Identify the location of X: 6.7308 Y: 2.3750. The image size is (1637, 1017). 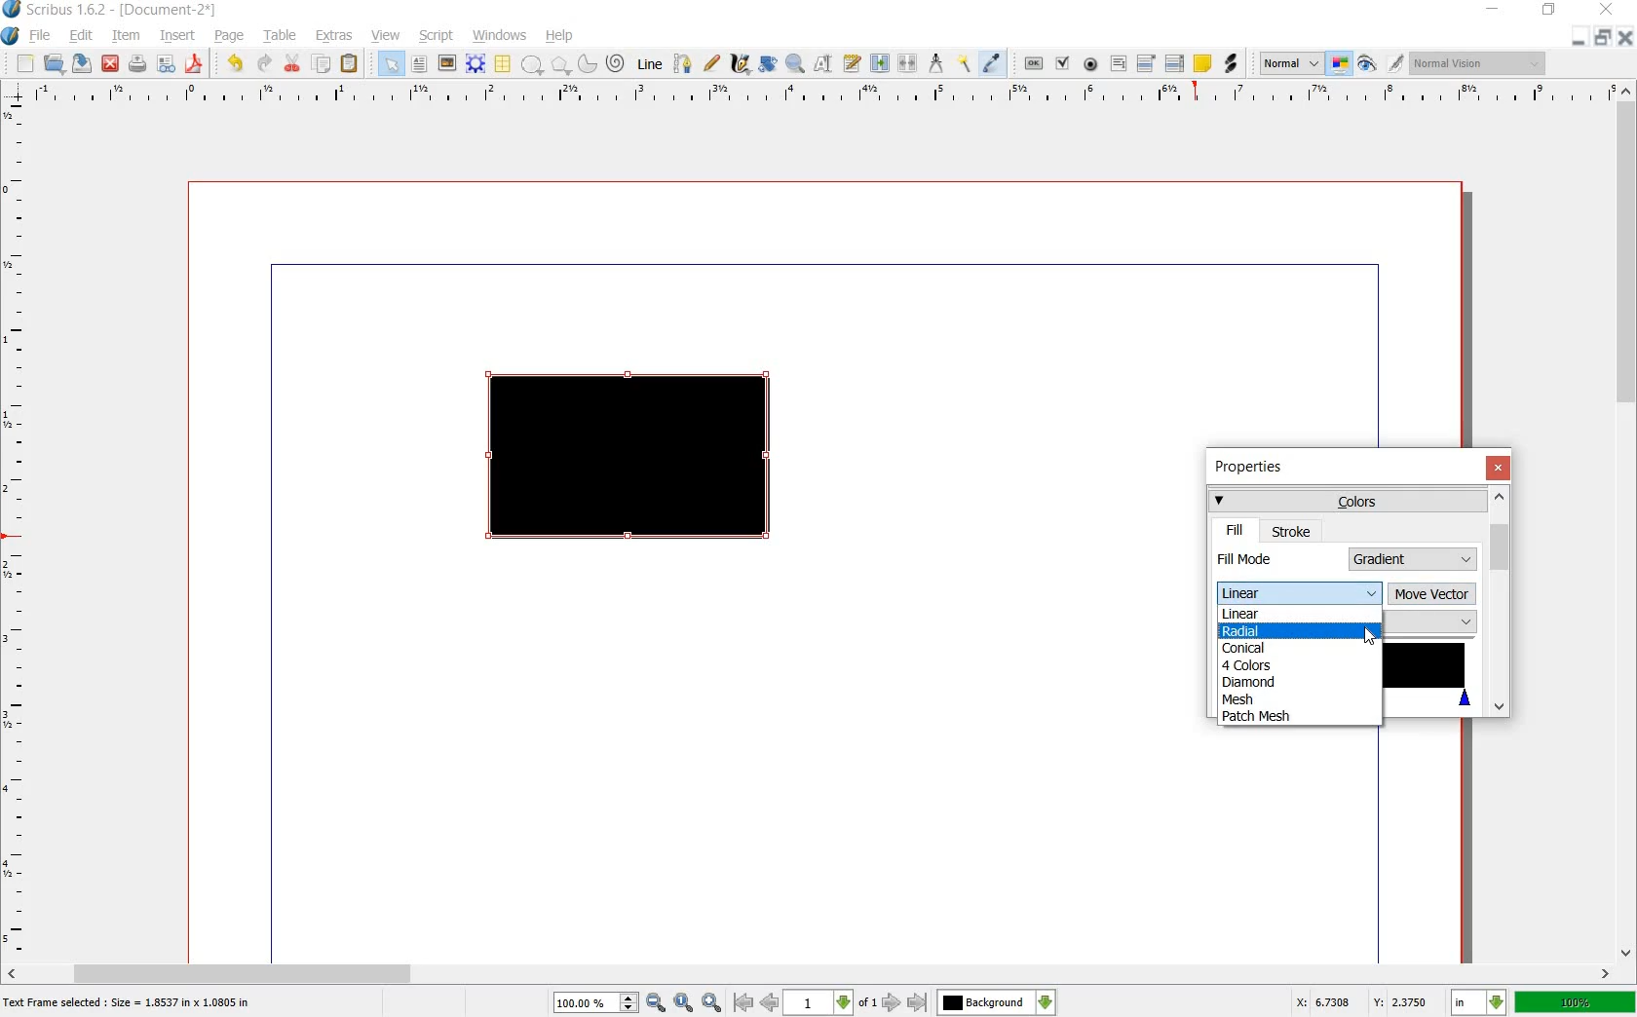
(1361, 1001).